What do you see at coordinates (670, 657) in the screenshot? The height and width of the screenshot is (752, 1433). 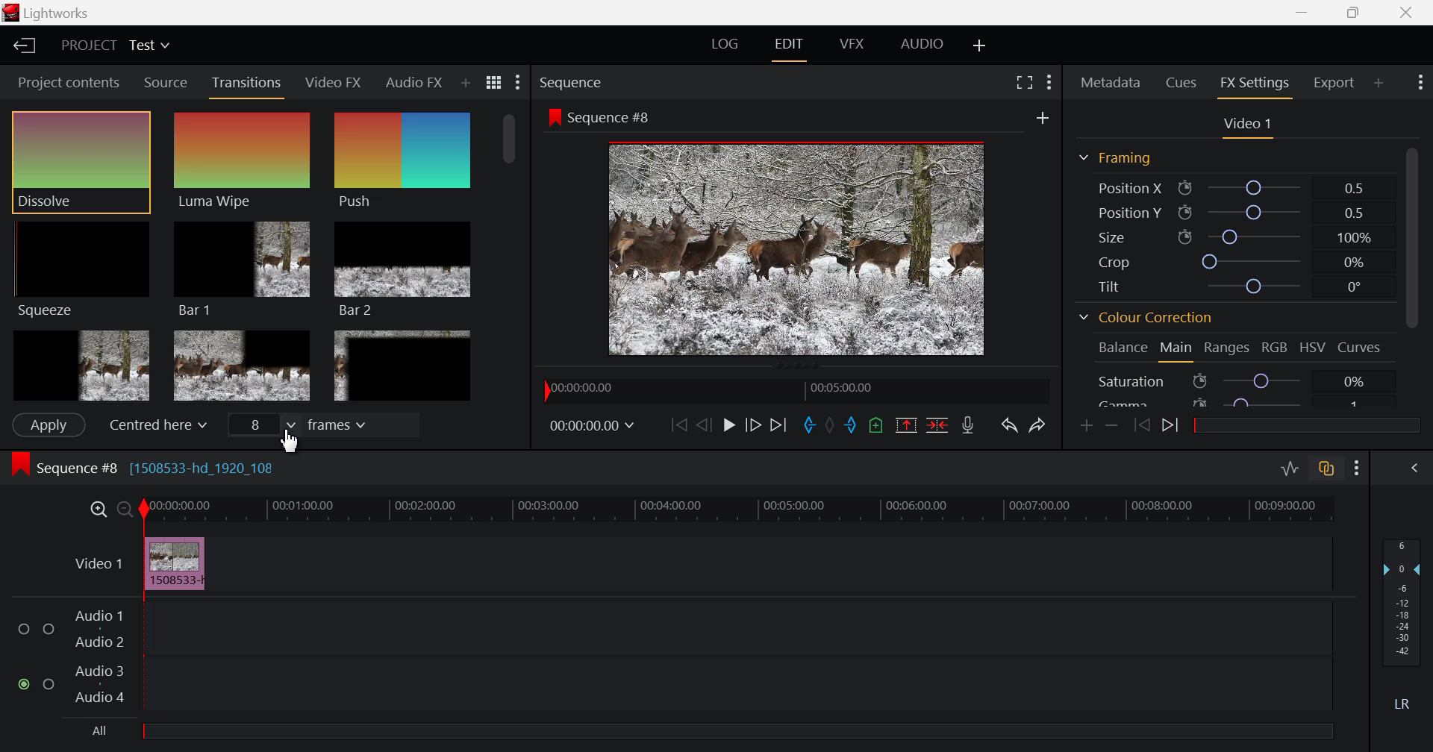 I see `Audio Input Field` at bounding box center [670, 657].